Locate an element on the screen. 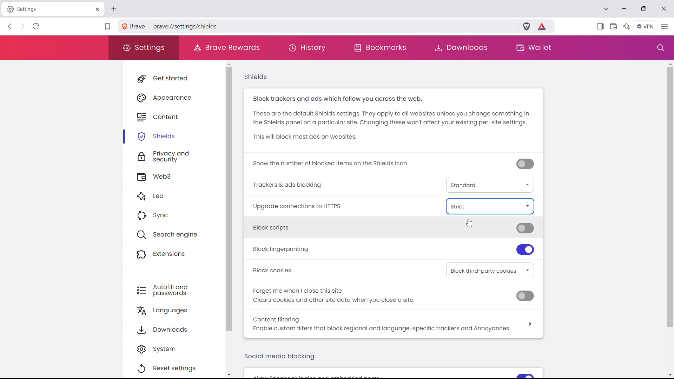  scroll down is located at coordinates (669, 373).